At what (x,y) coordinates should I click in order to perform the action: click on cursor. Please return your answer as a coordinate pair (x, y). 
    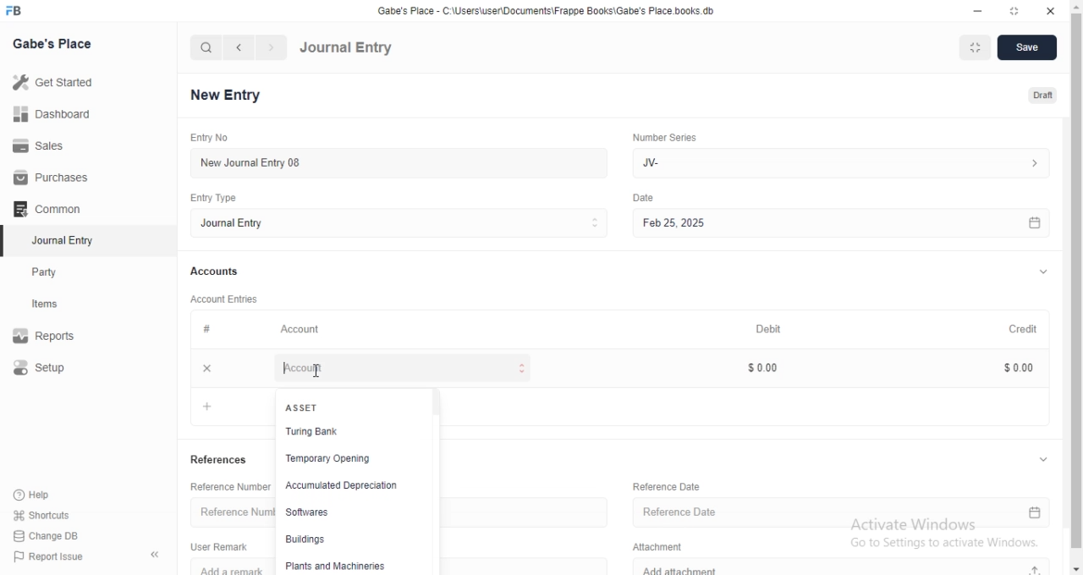
    Looking at the image, I should click on (320, 372).